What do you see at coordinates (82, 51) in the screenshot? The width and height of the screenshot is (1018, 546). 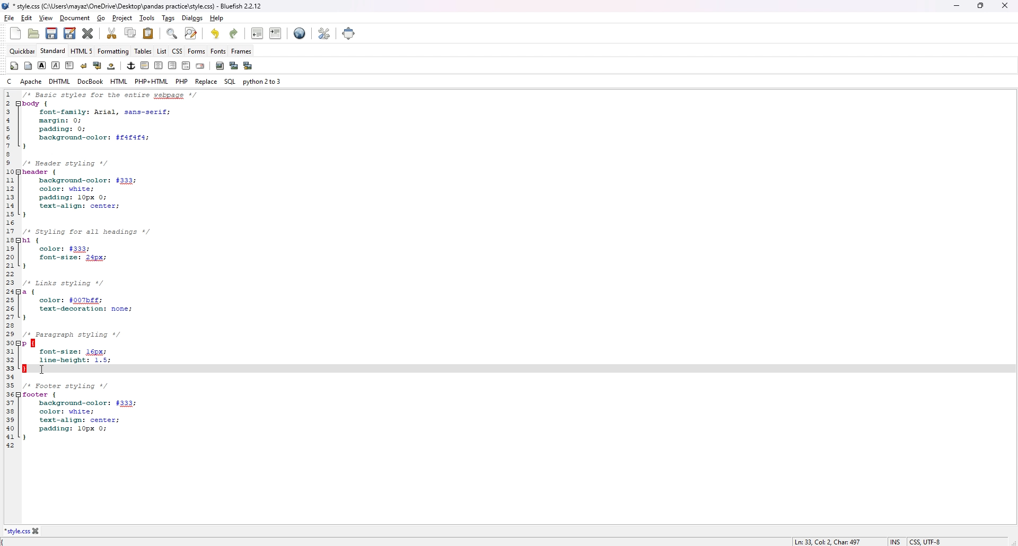 I see `html 5` at bounding box center [82, 51].